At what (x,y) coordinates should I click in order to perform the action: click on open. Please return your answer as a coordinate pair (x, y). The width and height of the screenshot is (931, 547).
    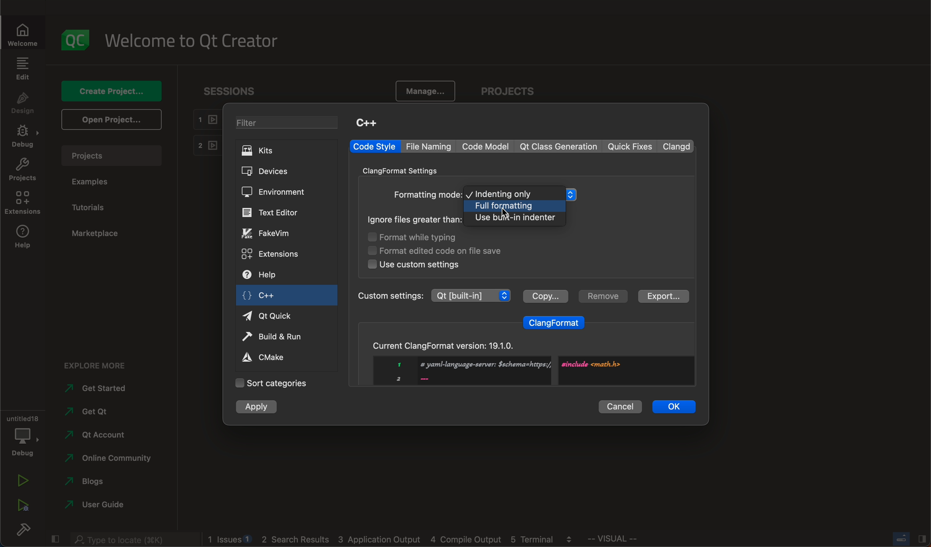
    Looking at the image, I should click on (110, 119).